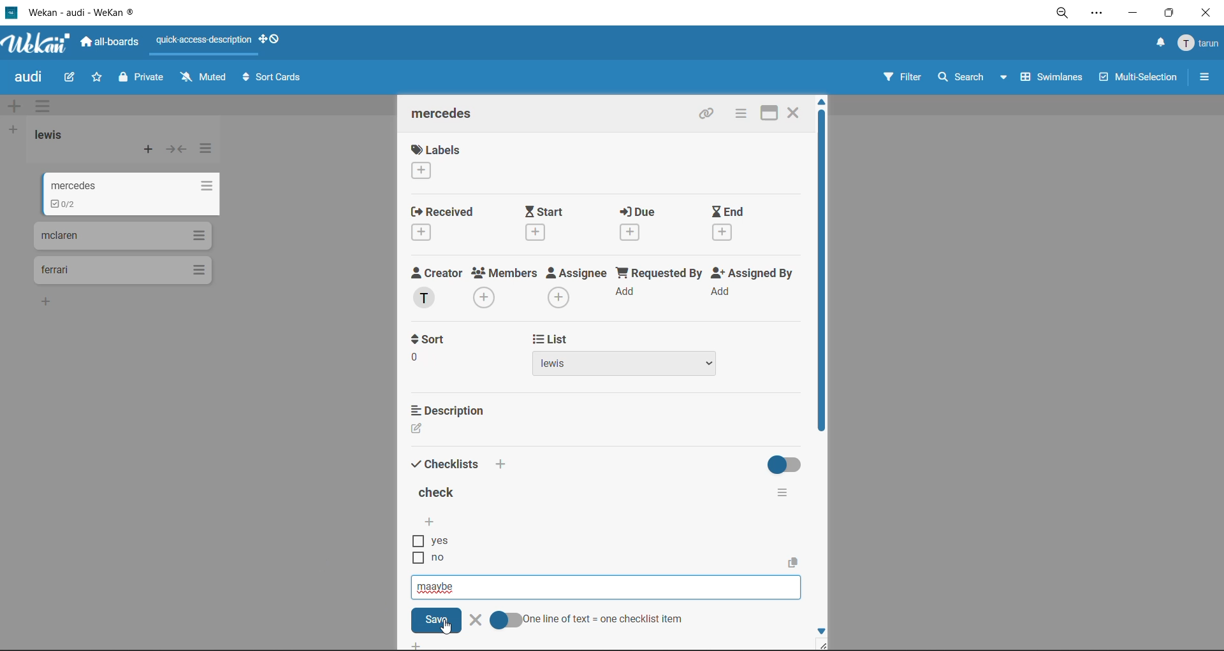  Describe the element at coordinates (16, 130) in the screenshot. I see `add list` at that location.